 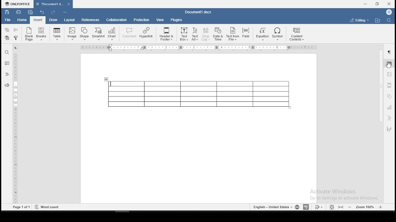 What do you see at coordinates (6, 11) in the screenshot?
I see `save` at bounding box center [6, 11].